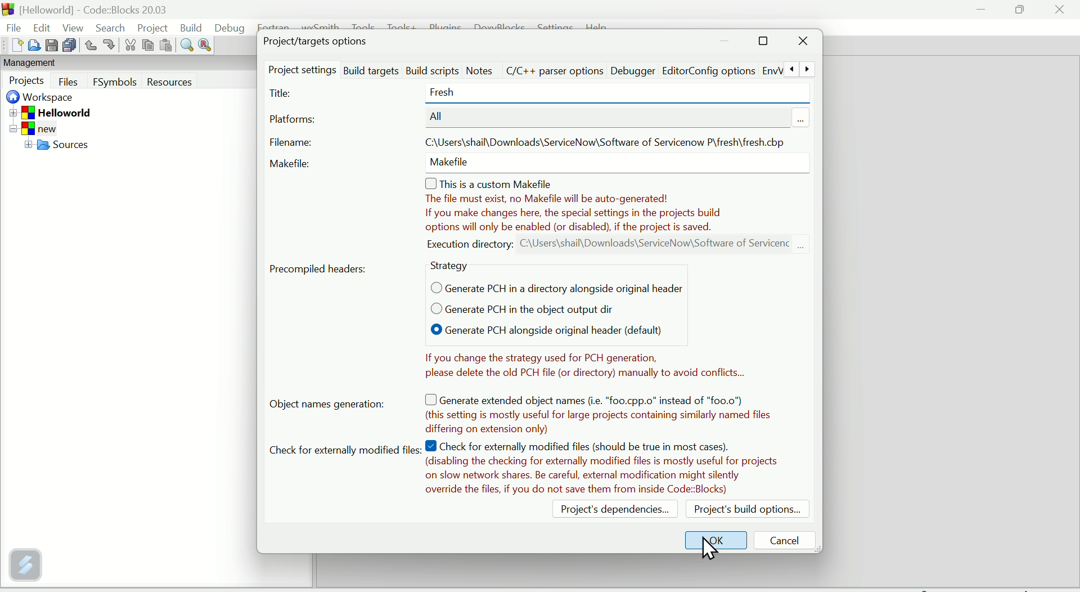  Describe the element at coordinates (343, 451) in the screenshot. I see `cheque for external modified file` at that location.